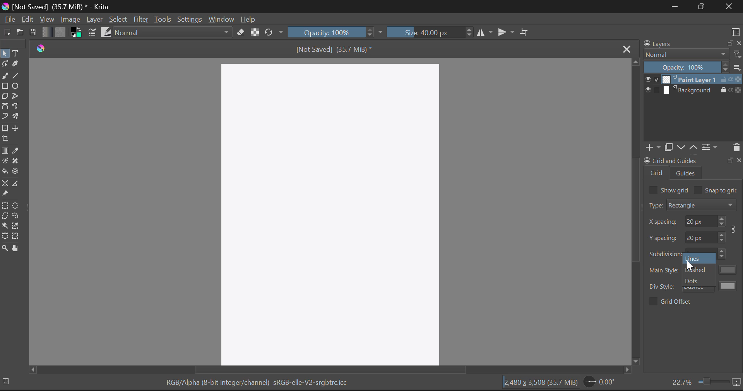 The height and width of the screenshot is (391, 743). What do you see at coordinates (5, 139) in the screenshot?
I see `Crop` at bounding box center [5, 139].